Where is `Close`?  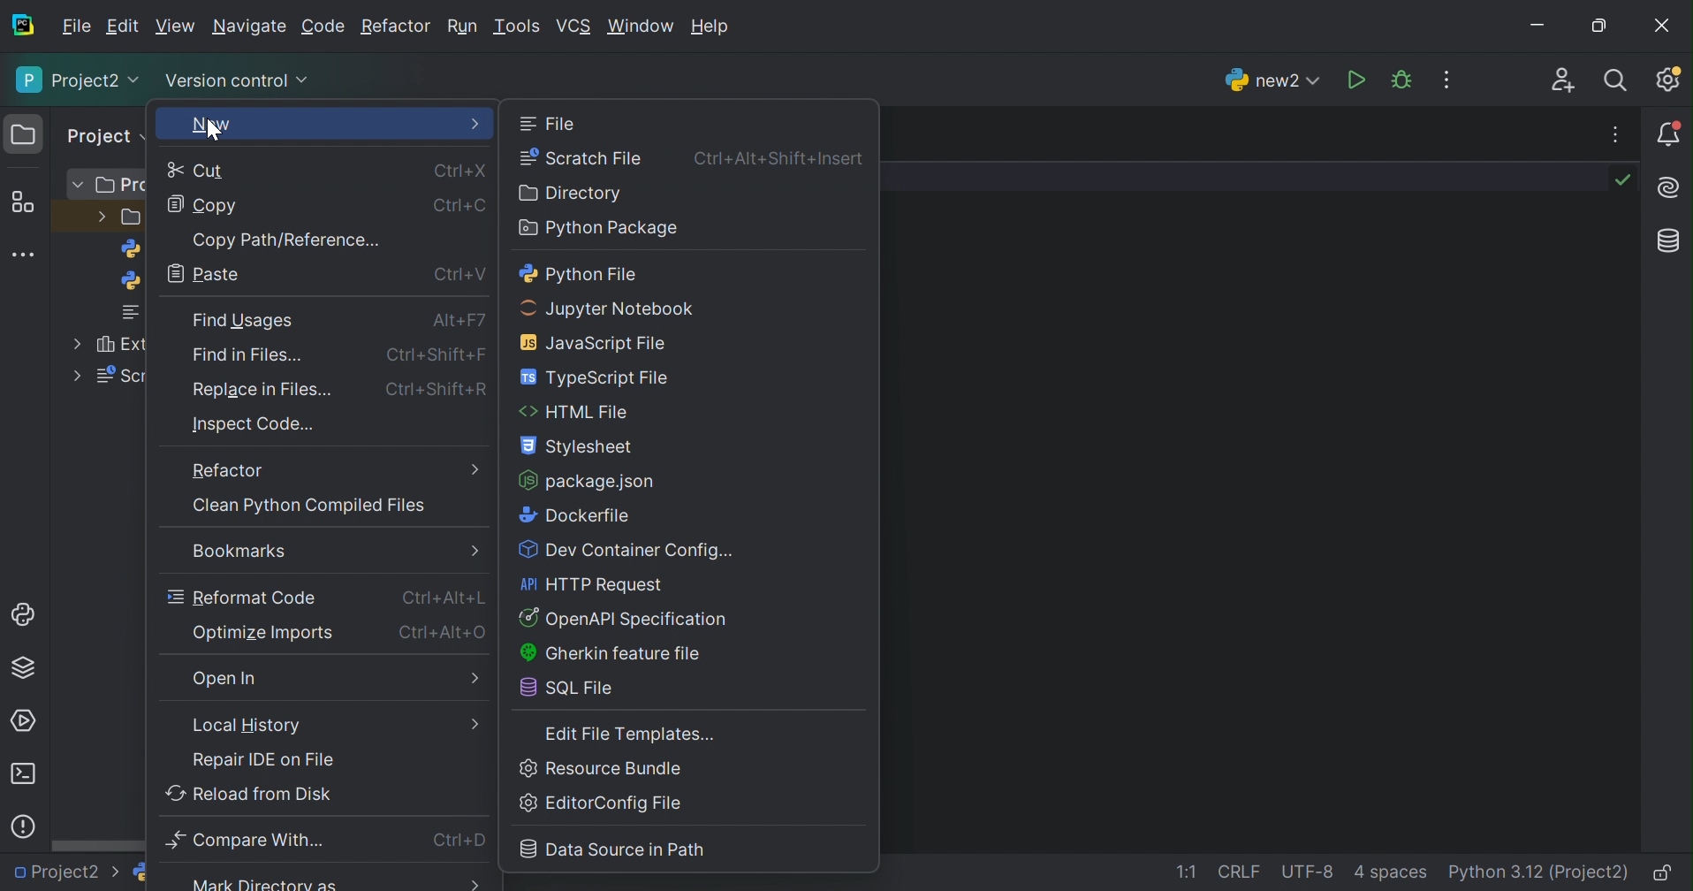 Close is located at coordinates (1664, 25).